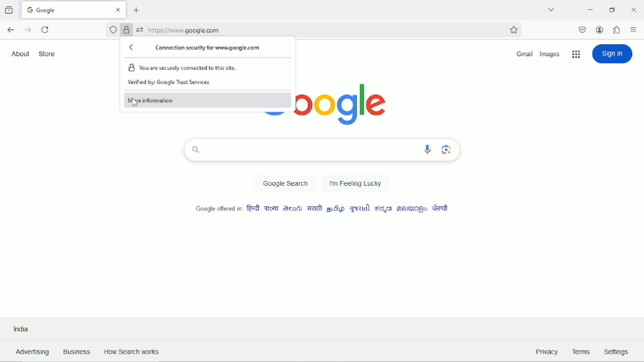 The width and height of the screenshot is (644, 362). I want to click on Images, so click(551, 54).